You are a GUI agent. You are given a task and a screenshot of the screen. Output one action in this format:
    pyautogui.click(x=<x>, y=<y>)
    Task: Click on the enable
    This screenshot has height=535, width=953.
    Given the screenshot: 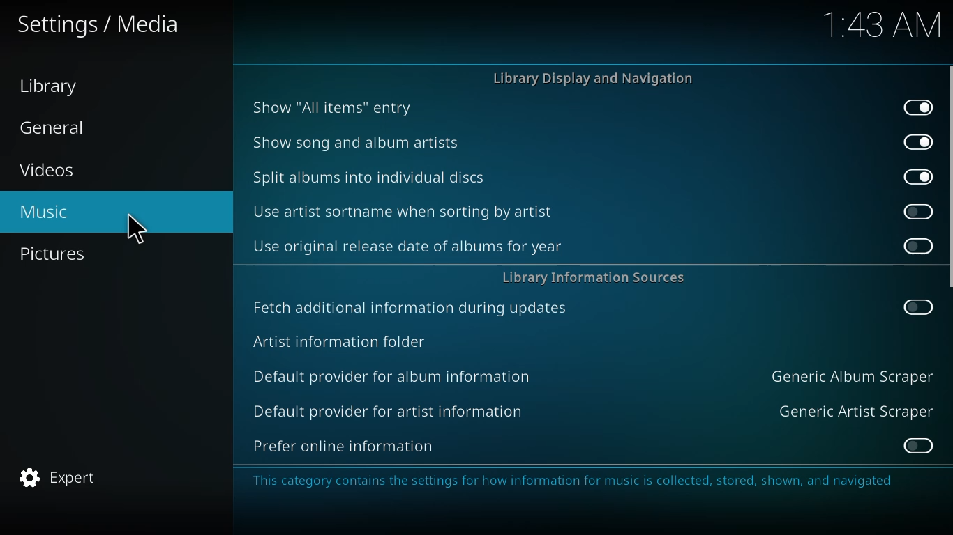 What is the action you would take?
    pyautogui.click(x=917, y=306)
    